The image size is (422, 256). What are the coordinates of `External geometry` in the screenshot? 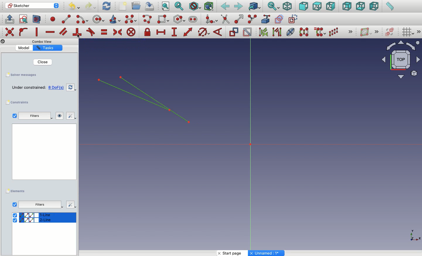 It's located at (265, 19).